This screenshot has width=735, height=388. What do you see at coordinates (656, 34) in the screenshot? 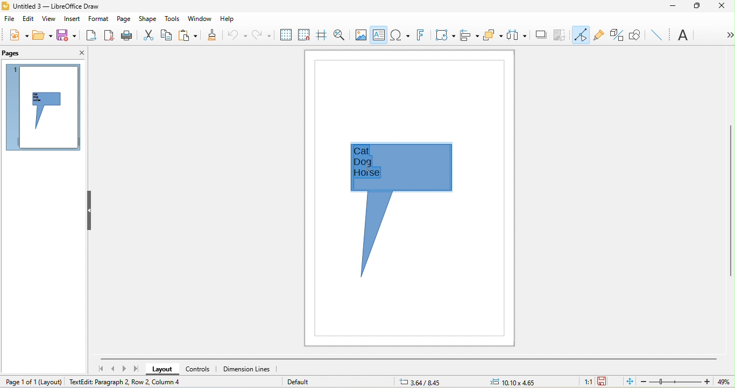
I see `insert line` at bounding box center [656, 34].